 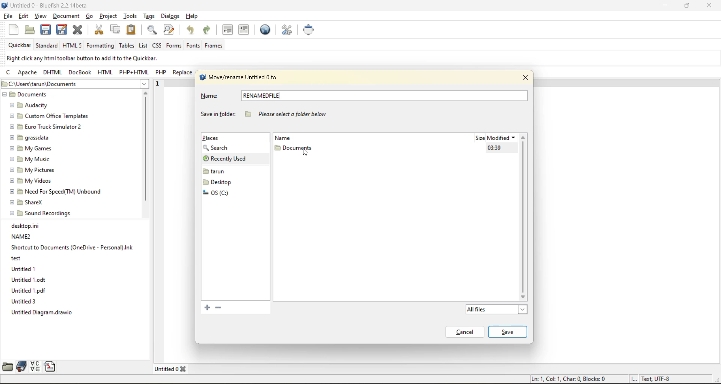 What do you see at coordinates (80, 72) in the screenshot?
I see `docbook` at bounding box center [80, 72].